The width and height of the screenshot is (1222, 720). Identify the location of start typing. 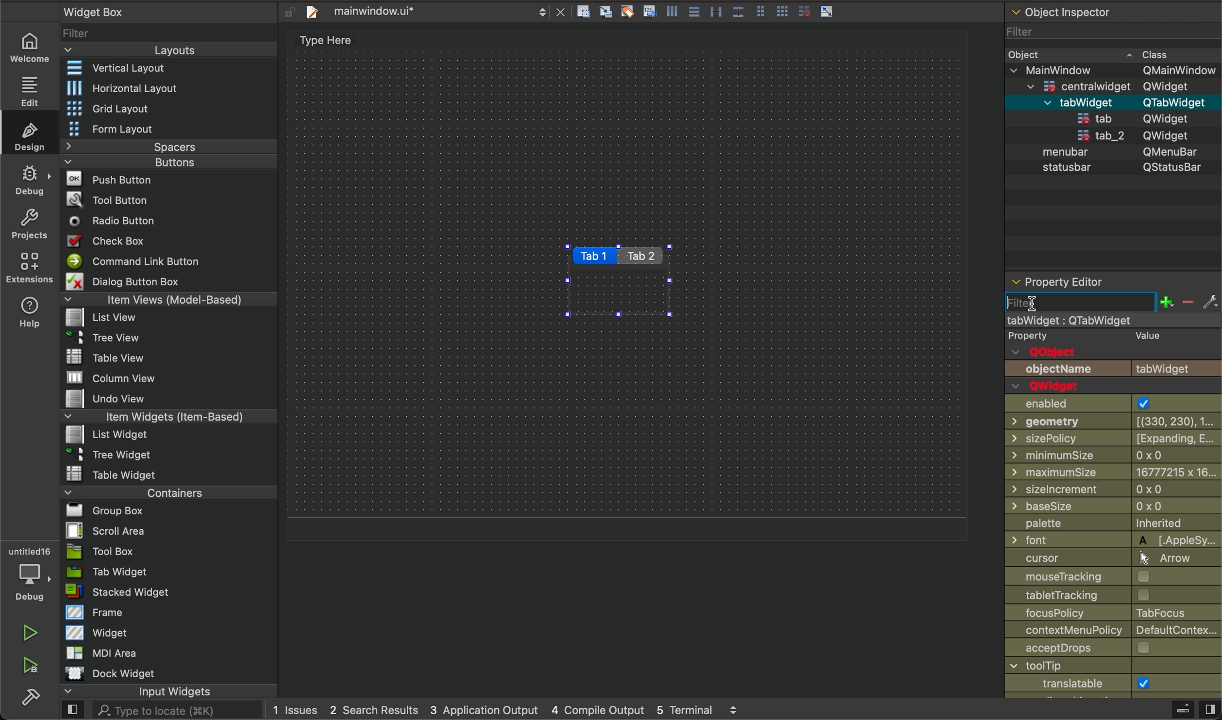
(1084, 304).